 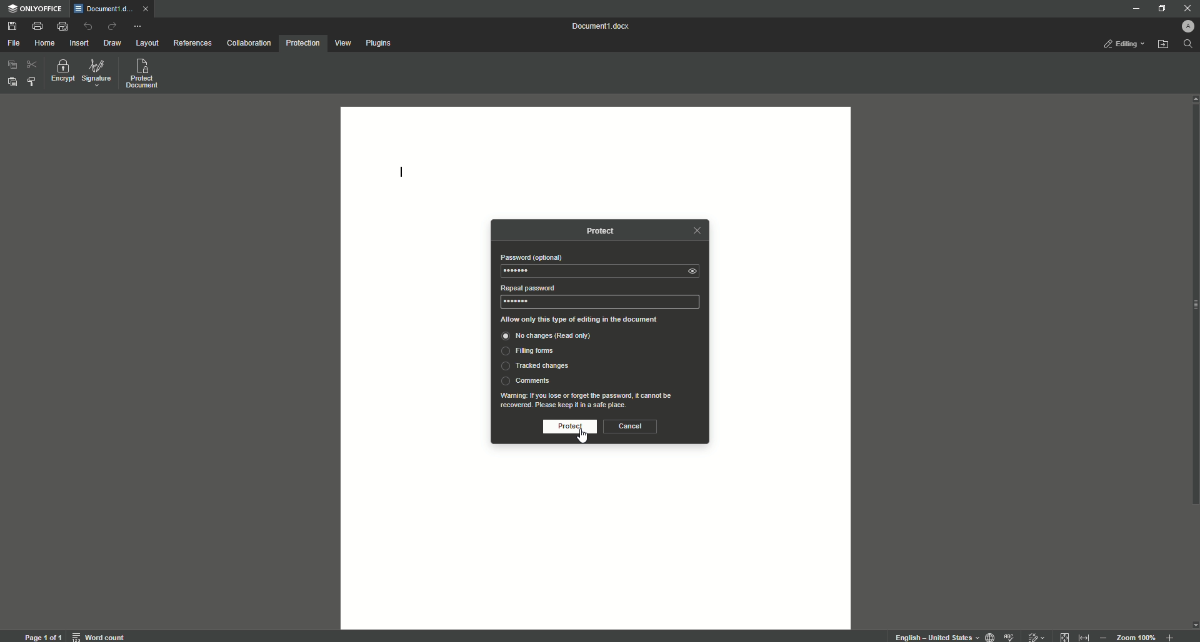 What do you see at coordinates (80, 42) in the screenshot?
I see `Insert` at bounding box center [80, 42].